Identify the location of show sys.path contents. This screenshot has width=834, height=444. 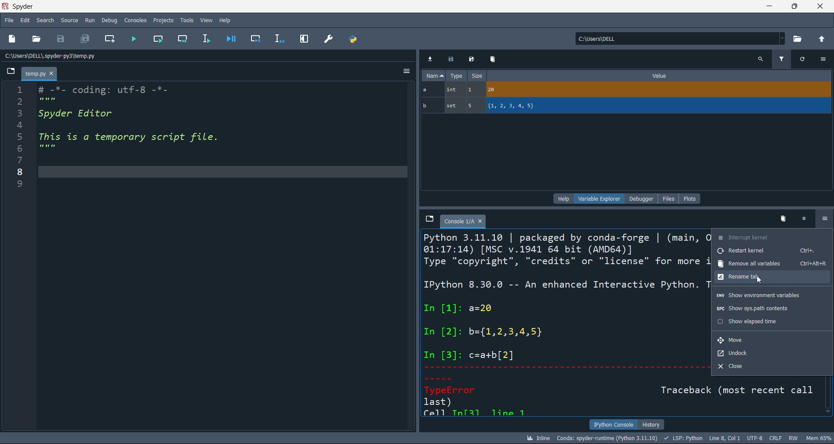
(772, 309).